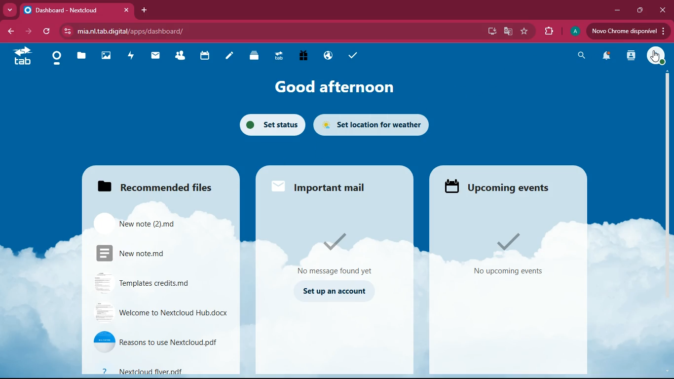 Image resolution: width=674 pixels, height=379 pixels. What do you see at coordinates (632, 55) in the screenshot?
I see `activity` at bounding box center [632, 55].